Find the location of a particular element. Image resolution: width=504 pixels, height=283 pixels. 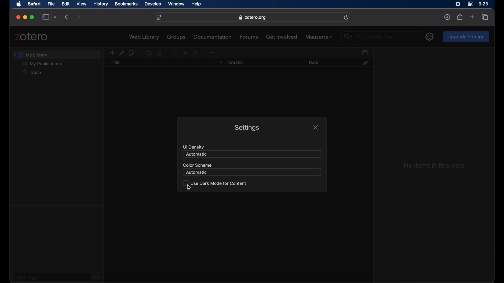

web address is located at coordinates (159, 18).